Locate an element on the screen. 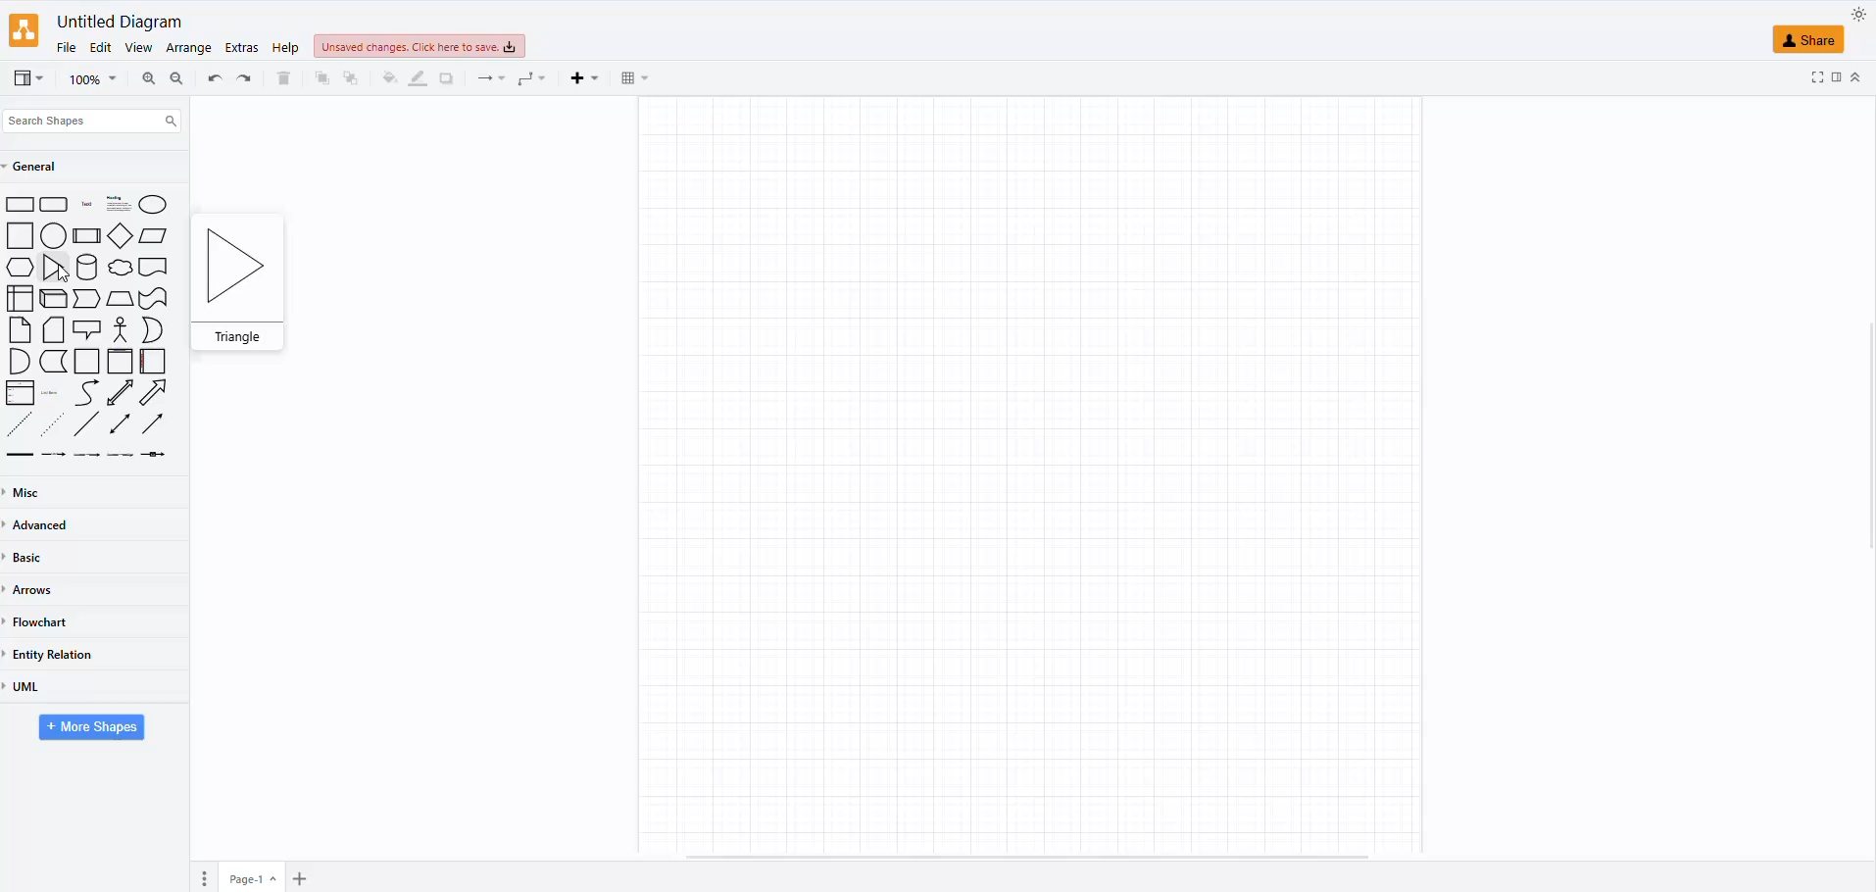 The width and height of the screenshot is (1876, 892). insert  is located at coordinates (582, 79).